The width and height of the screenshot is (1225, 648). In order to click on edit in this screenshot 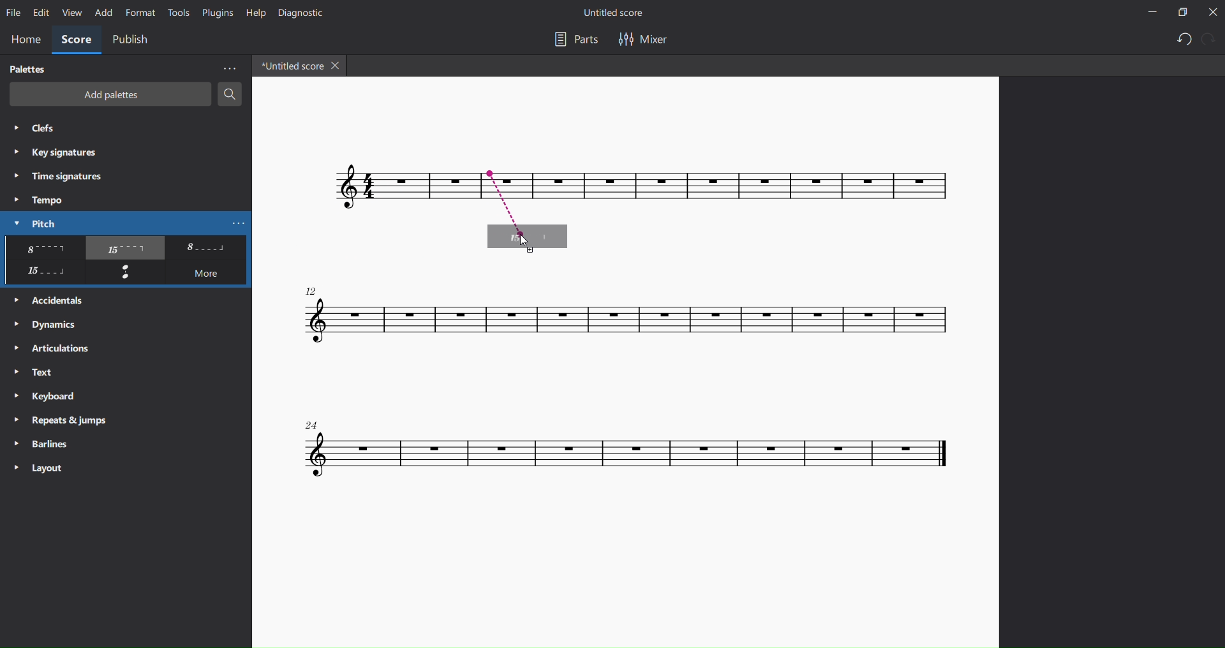, I will do `click(40, 13)`.